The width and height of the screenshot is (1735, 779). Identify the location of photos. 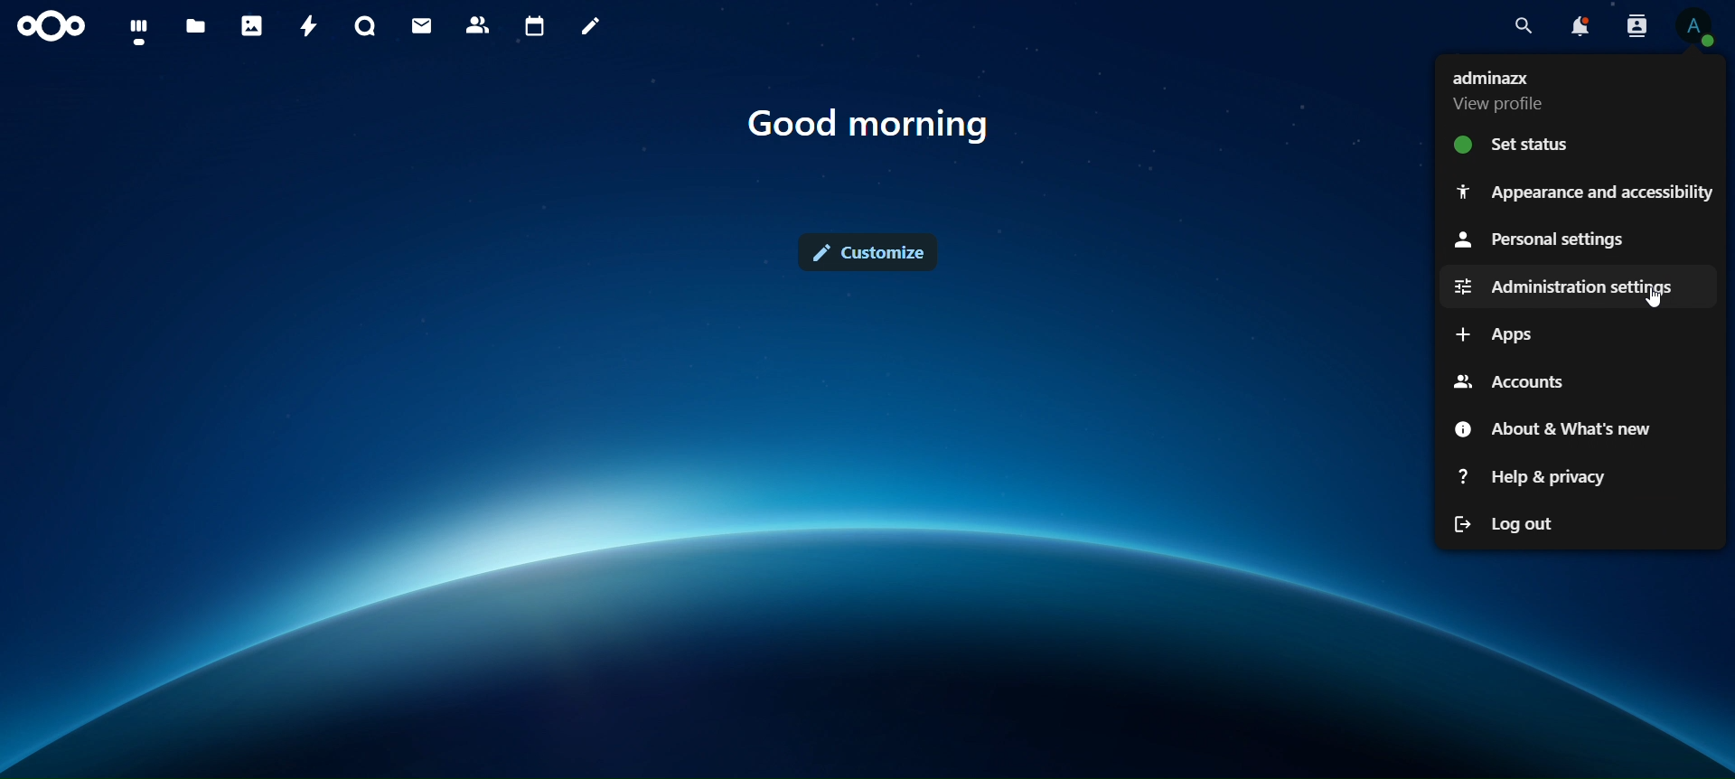
(254, 27).